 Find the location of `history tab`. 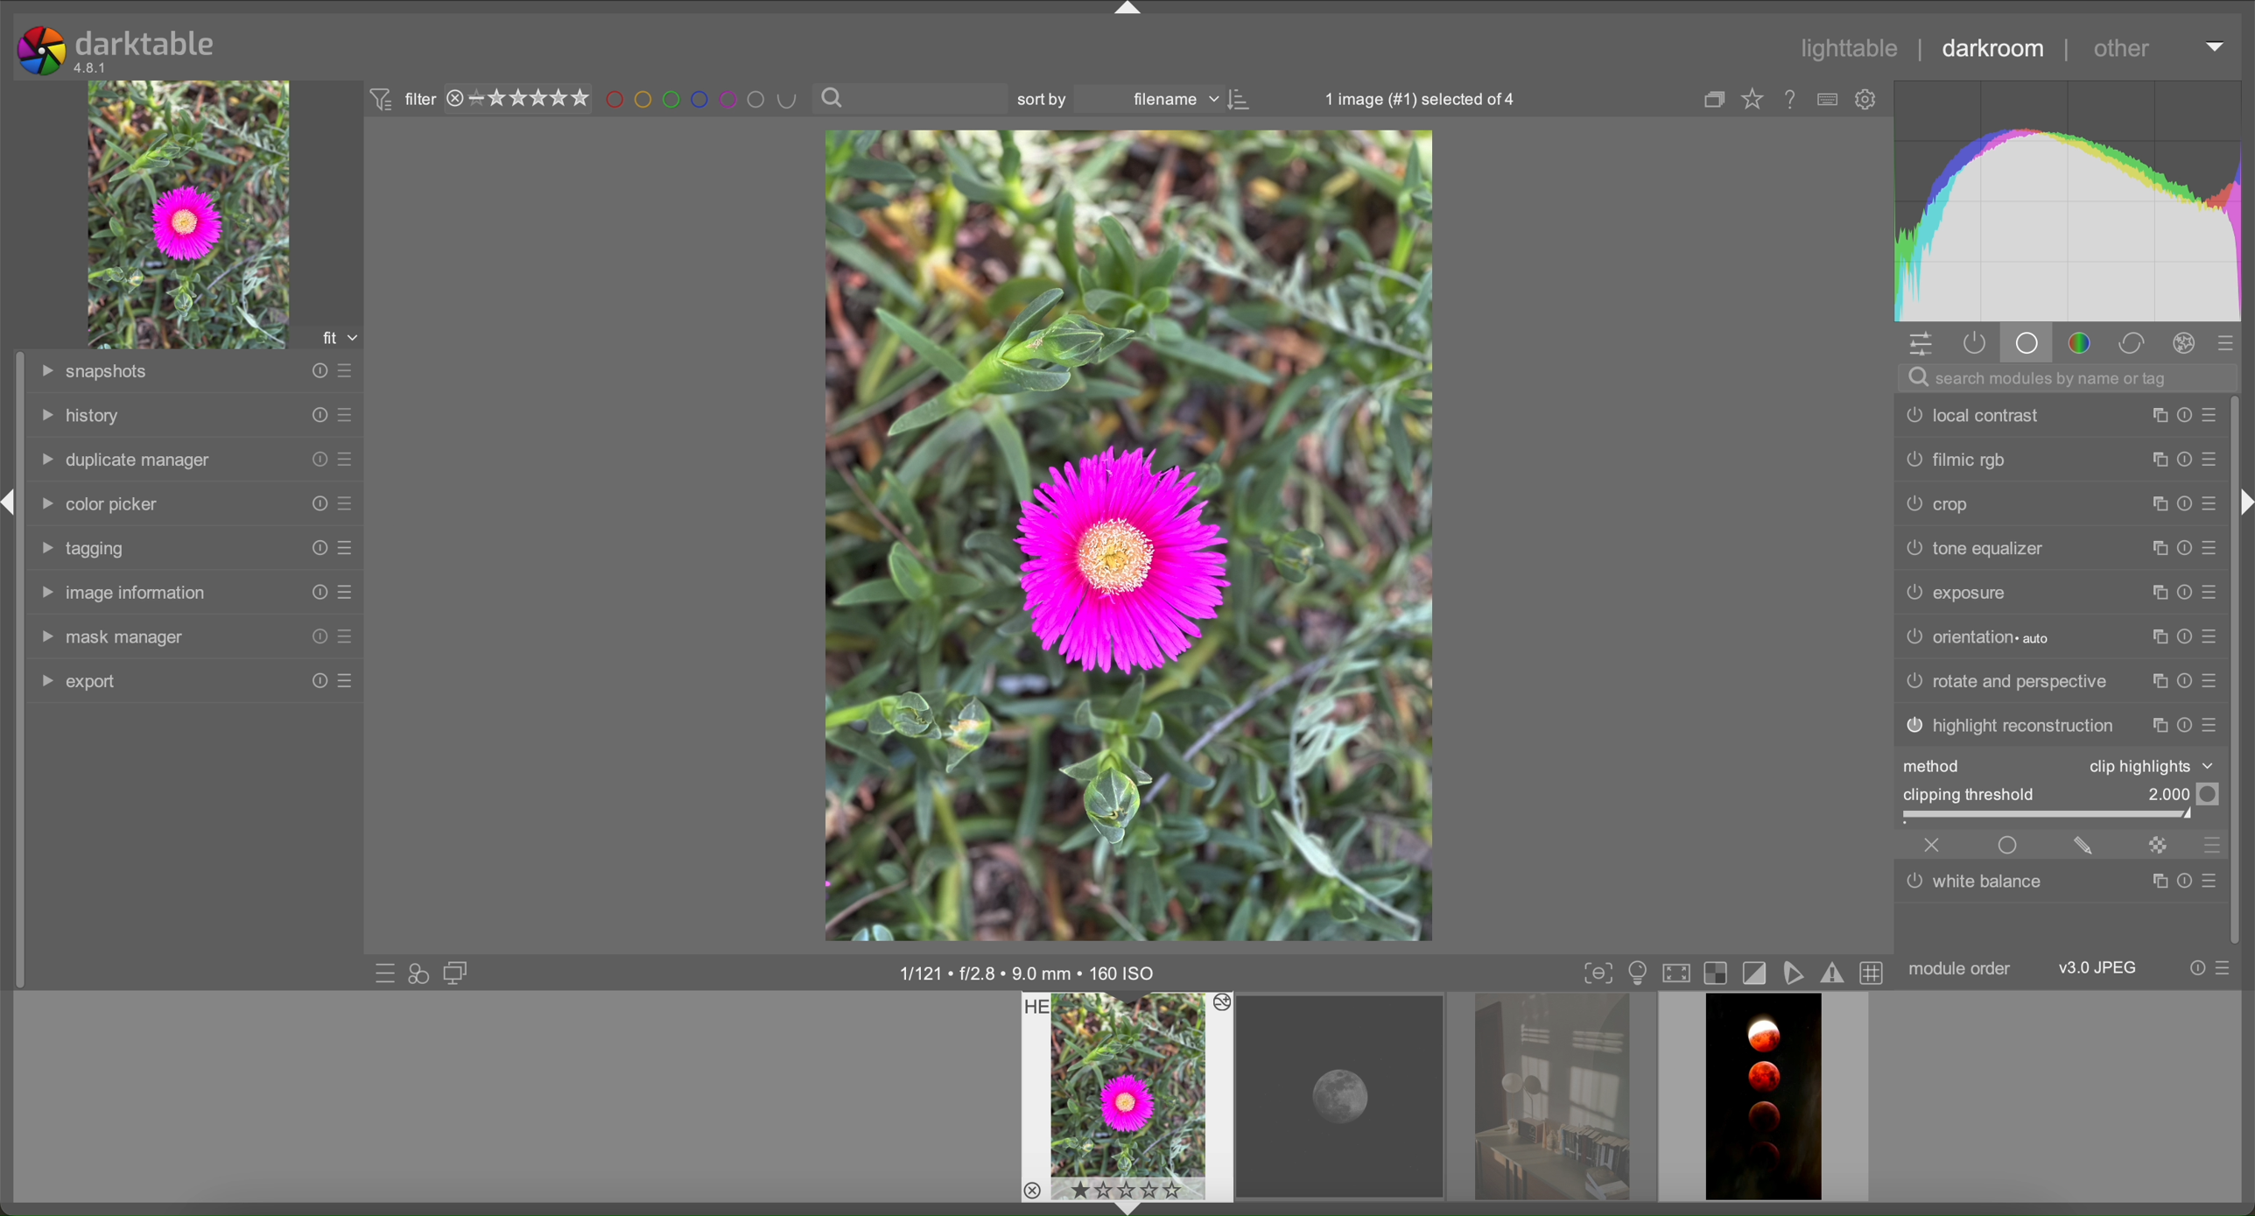

history tab is located at coordinates (81, 416).